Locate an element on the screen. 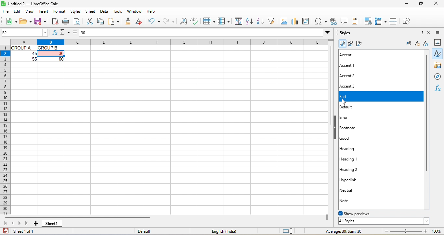 This screenshot has height=235, width=444. accent is located at coordinates (352, 55).